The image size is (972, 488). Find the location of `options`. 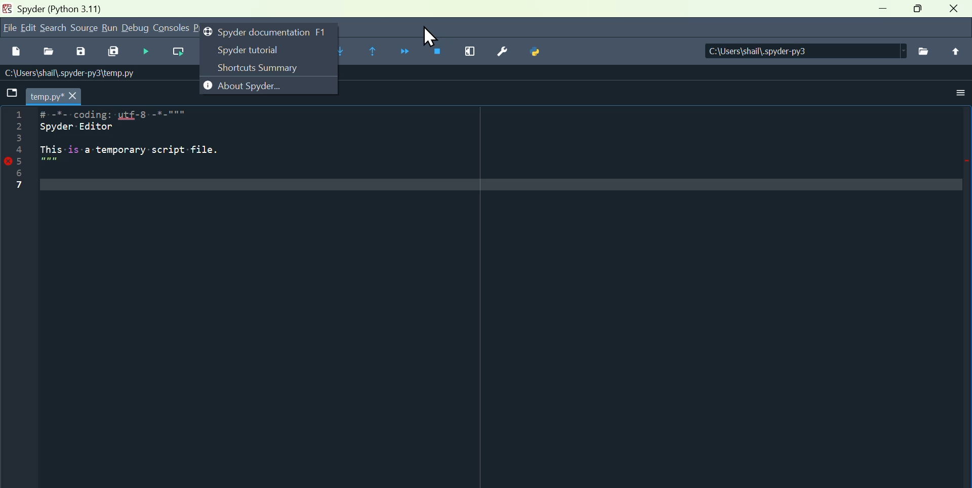

options is located at coordinates (961, 93).